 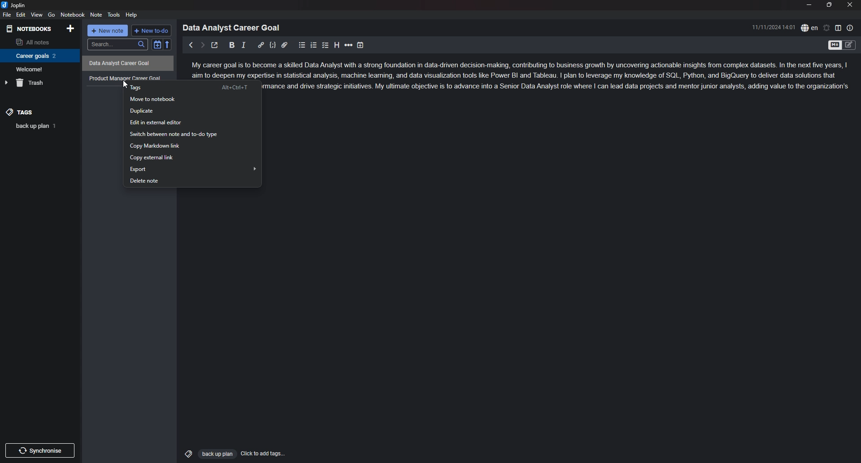 What do you see at coordinates (14, 5) in the screenshot?
I see `joplin` at bounding box center [14, 5].